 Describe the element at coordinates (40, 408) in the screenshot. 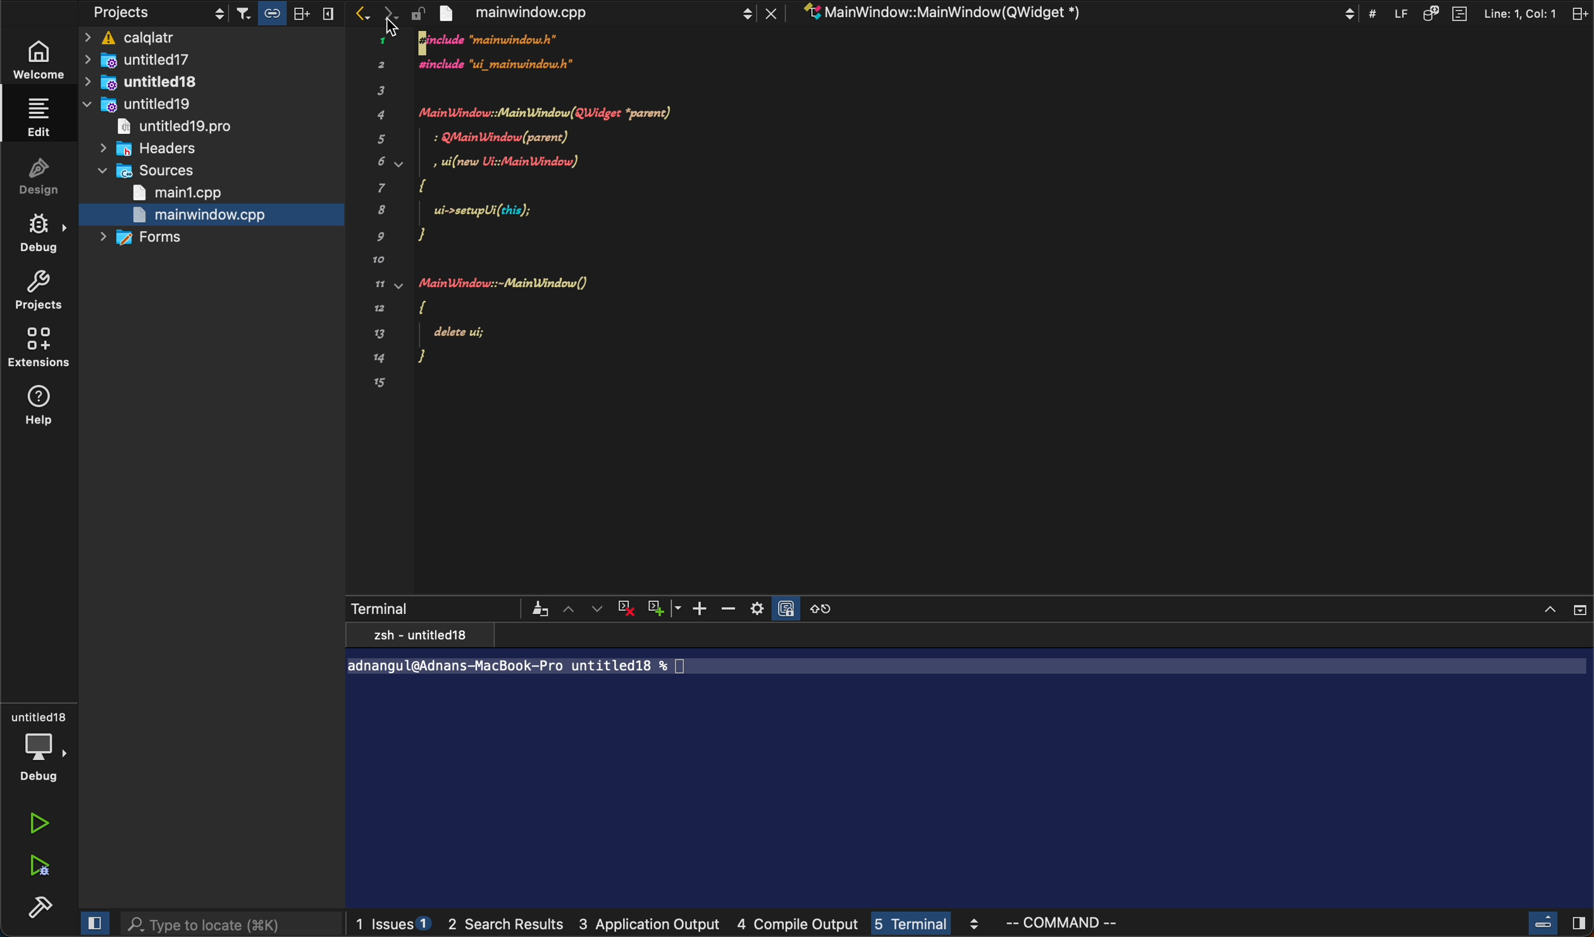

I see `help` at that location.